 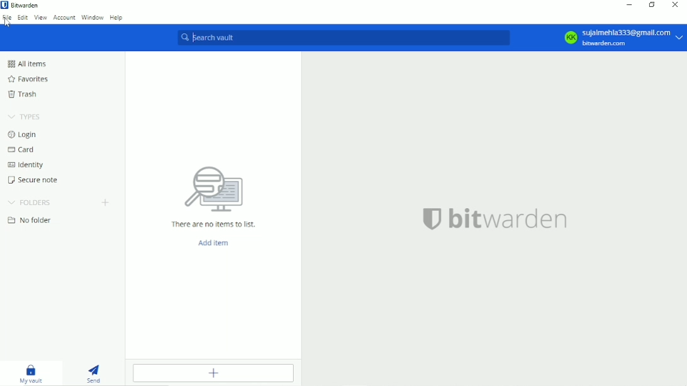 I want to click on No folder, so click(x=30, y=220).